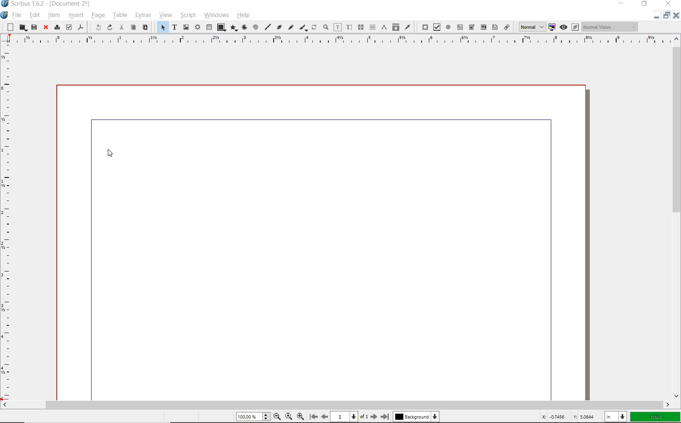 This screenshot has height=423, width=681. What do you see at coordinates (291, 28) in the screenshot?
I see `freehand line` at bounding box center [291, 28].